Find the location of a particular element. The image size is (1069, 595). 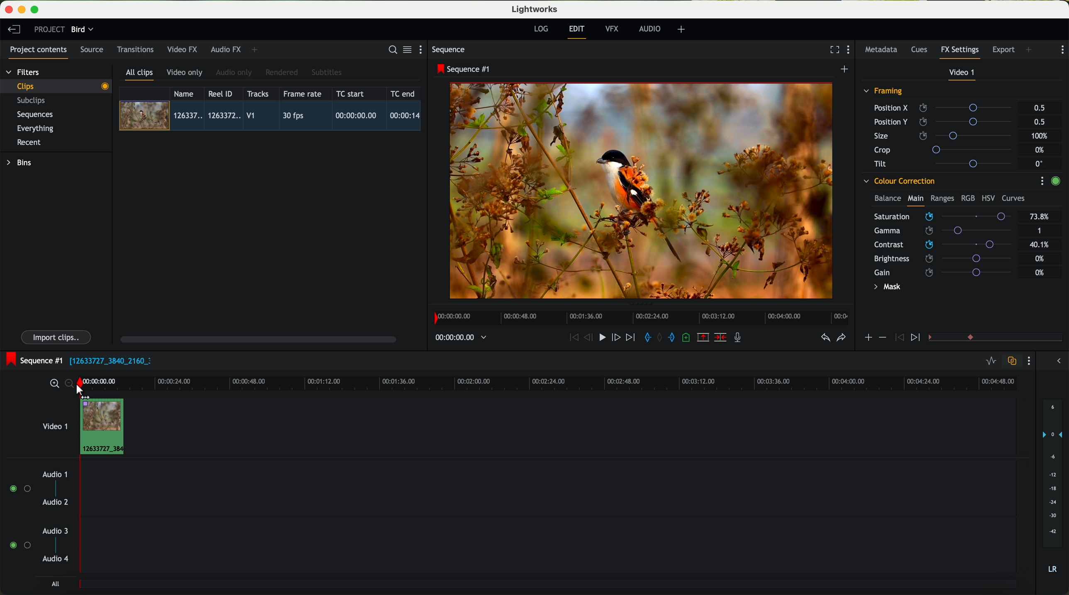

icon is located at coordinates (917, 338).